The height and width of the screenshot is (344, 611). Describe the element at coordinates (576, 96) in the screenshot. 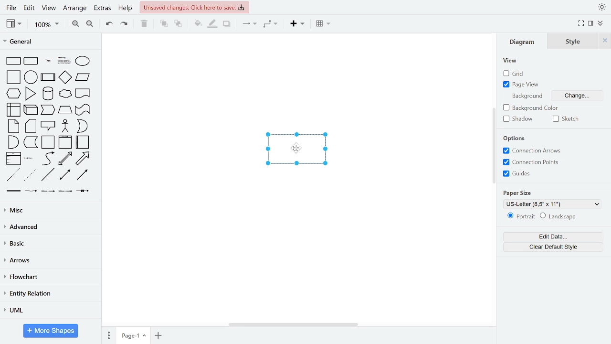

I see `change background` at that location.